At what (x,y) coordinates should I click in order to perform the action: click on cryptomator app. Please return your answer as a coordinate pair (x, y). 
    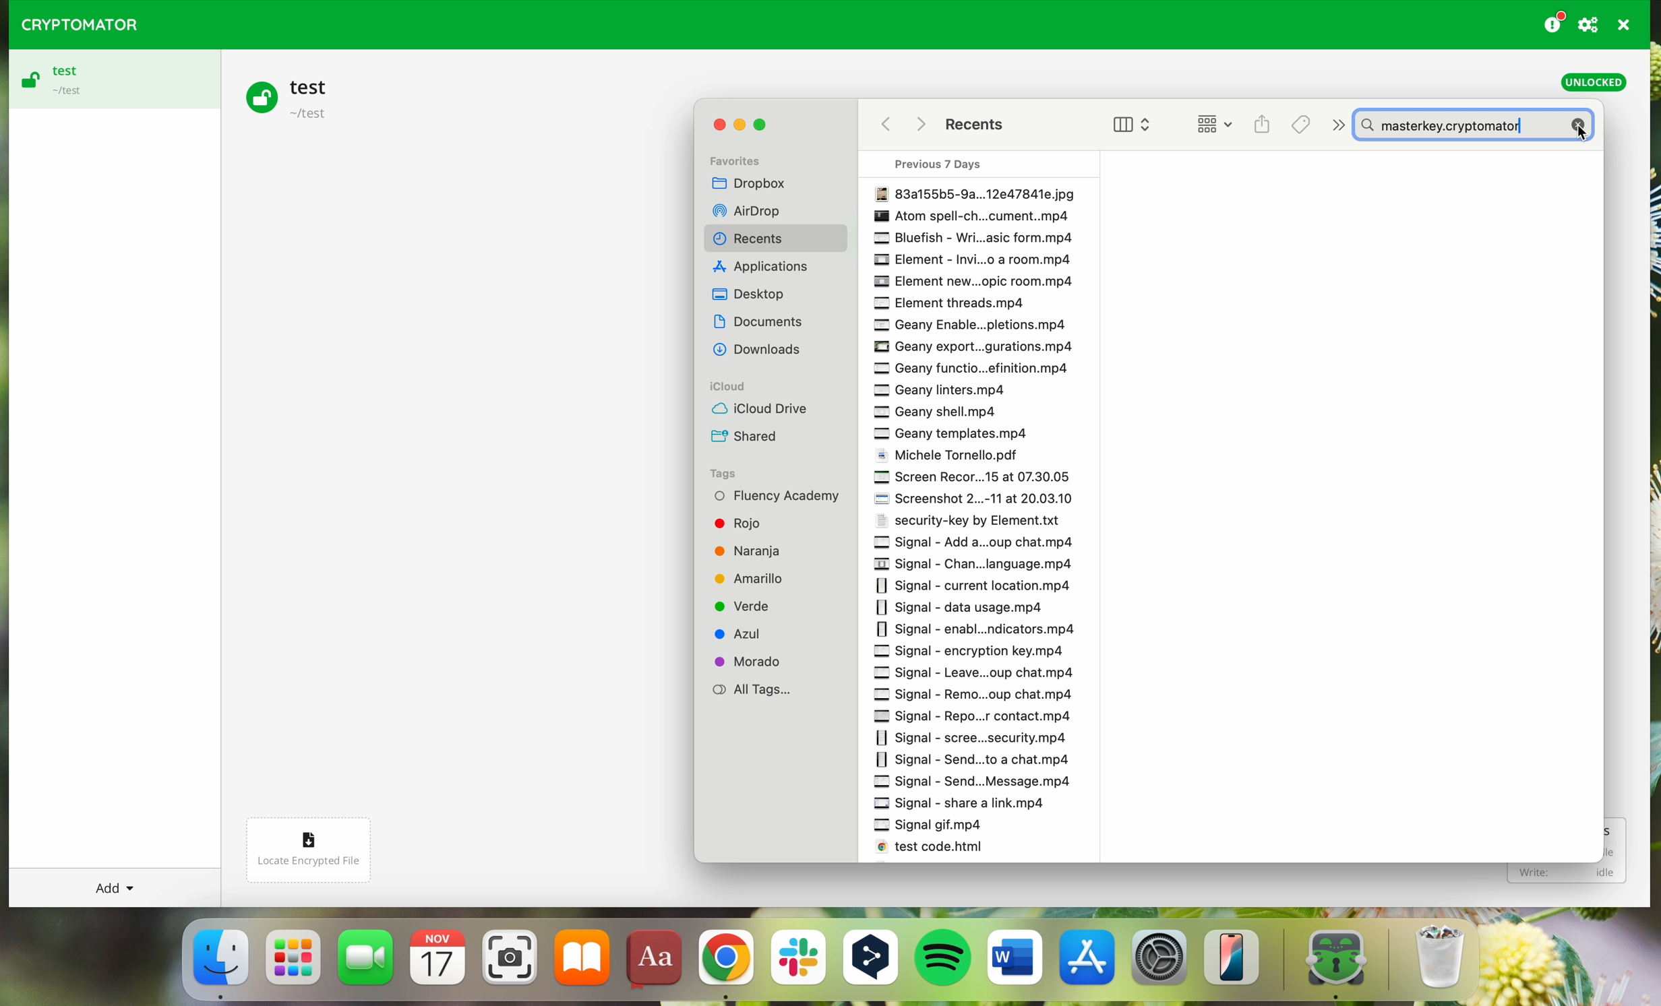
    Looking at the image, I should click on (1327, 962).